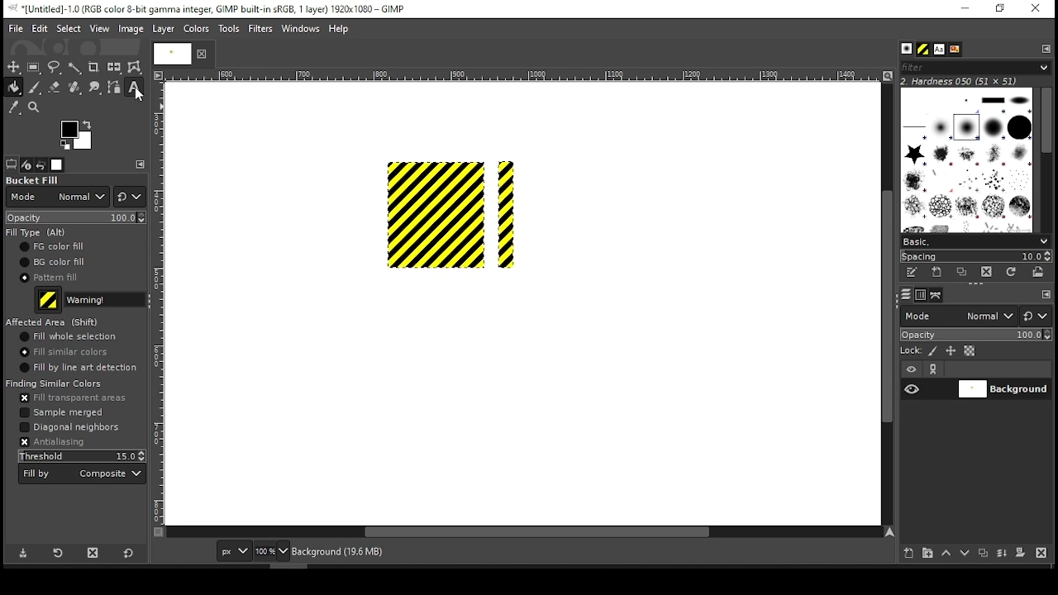  Describe the element at coordinates (907, 50) in the screenshot. I see `brushes` at that location.